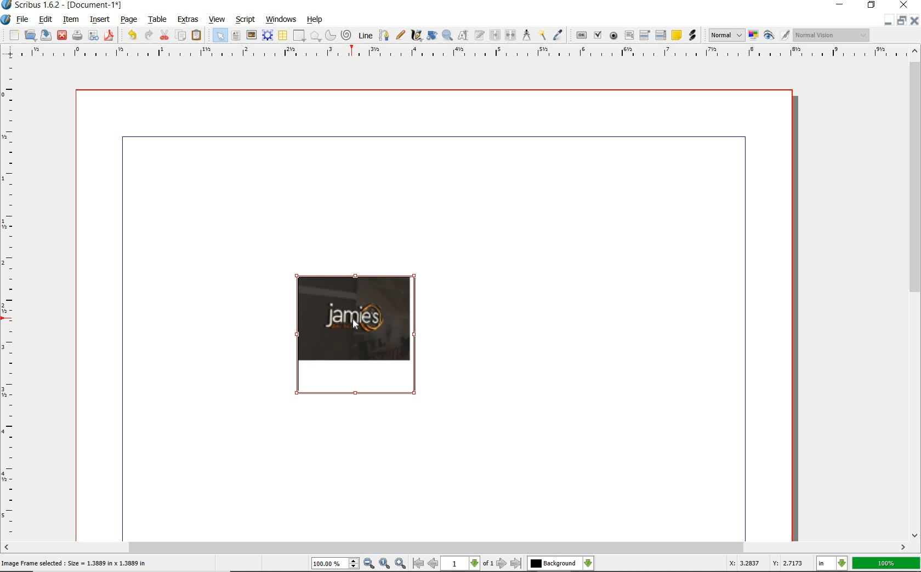  I want to click on visual appearance of the display, so click(831, 36).